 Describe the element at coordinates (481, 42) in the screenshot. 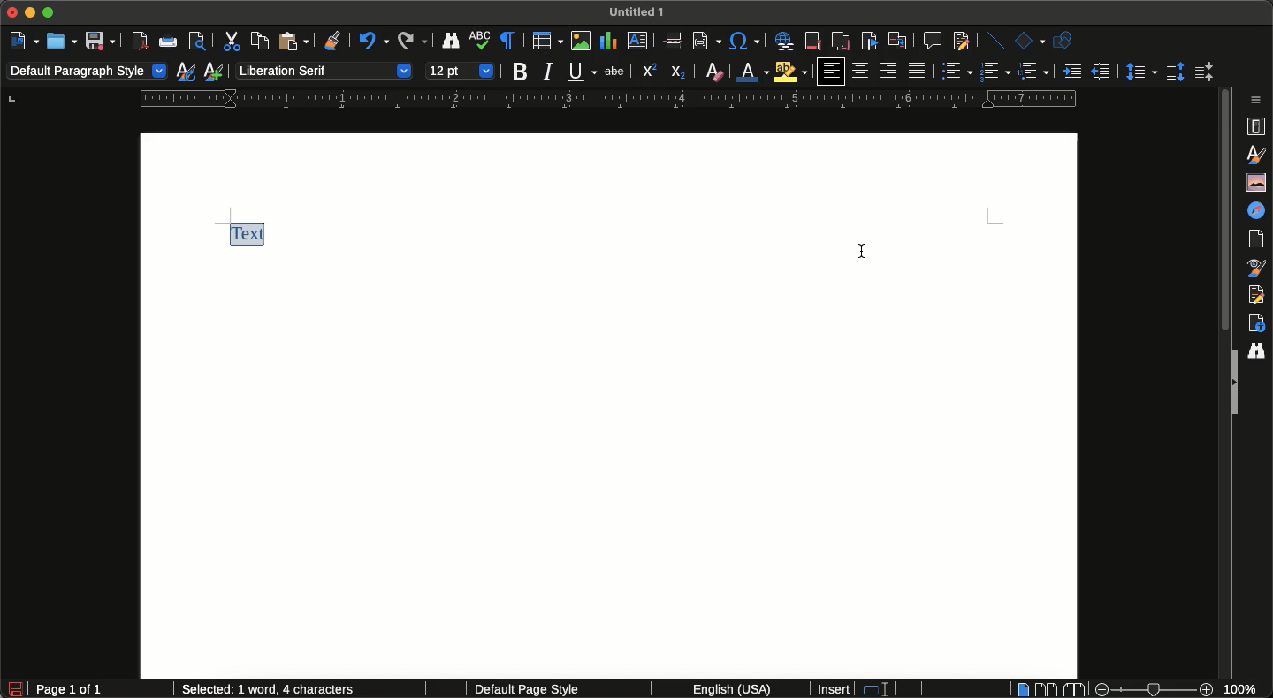

I see `Spelling` at that location.